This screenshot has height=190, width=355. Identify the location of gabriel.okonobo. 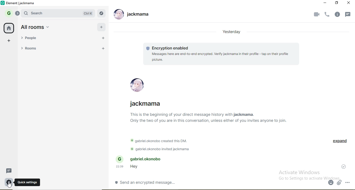
(142, 159).